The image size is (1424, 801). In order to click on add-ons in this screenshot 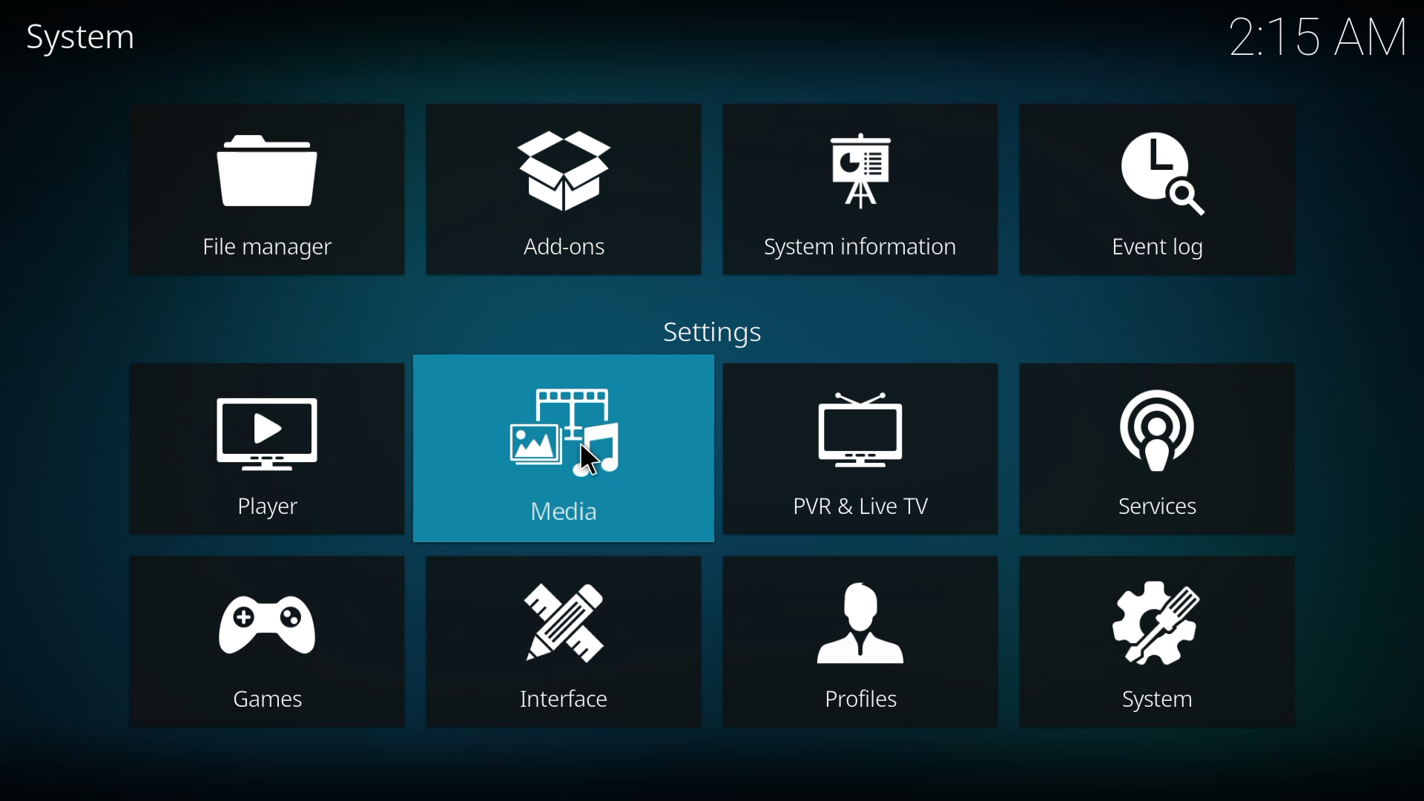, I will do `click(558, 192)`.